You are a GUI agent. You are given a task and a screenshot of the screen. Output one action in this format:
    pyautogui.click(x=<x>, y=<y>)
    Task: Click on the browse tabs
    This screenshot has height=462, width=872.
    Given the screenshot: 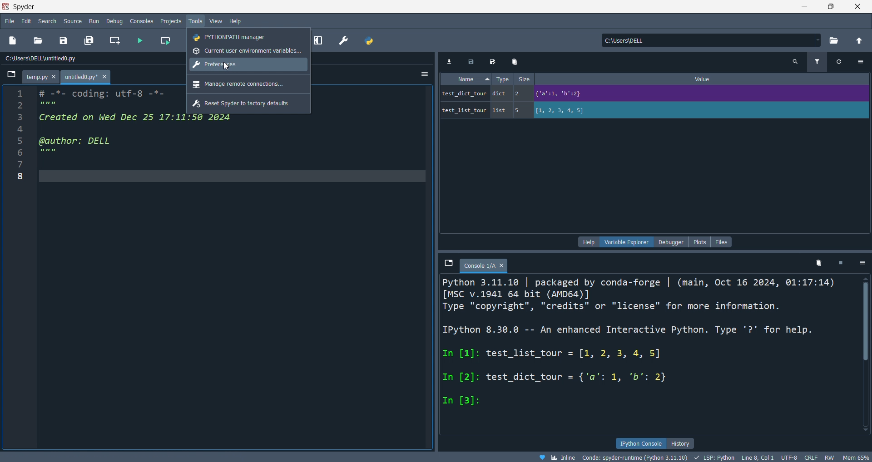 What is the action you would take?
    pyautogui.click(x=449, y=263)
    